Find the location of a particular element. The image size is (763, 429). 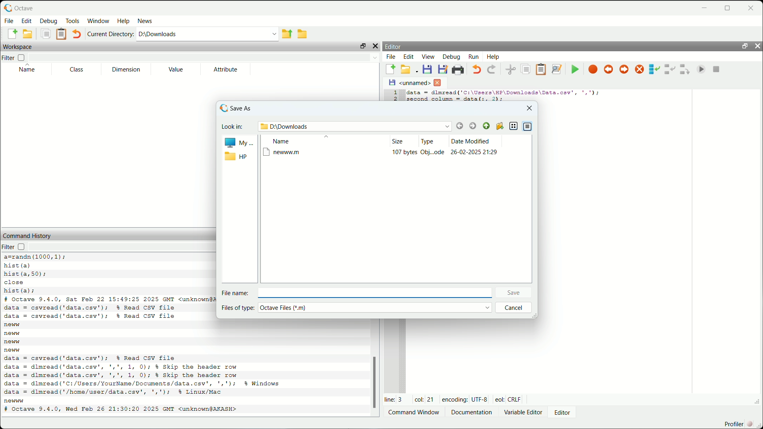

hide widget is located at coordinates (376, 45).